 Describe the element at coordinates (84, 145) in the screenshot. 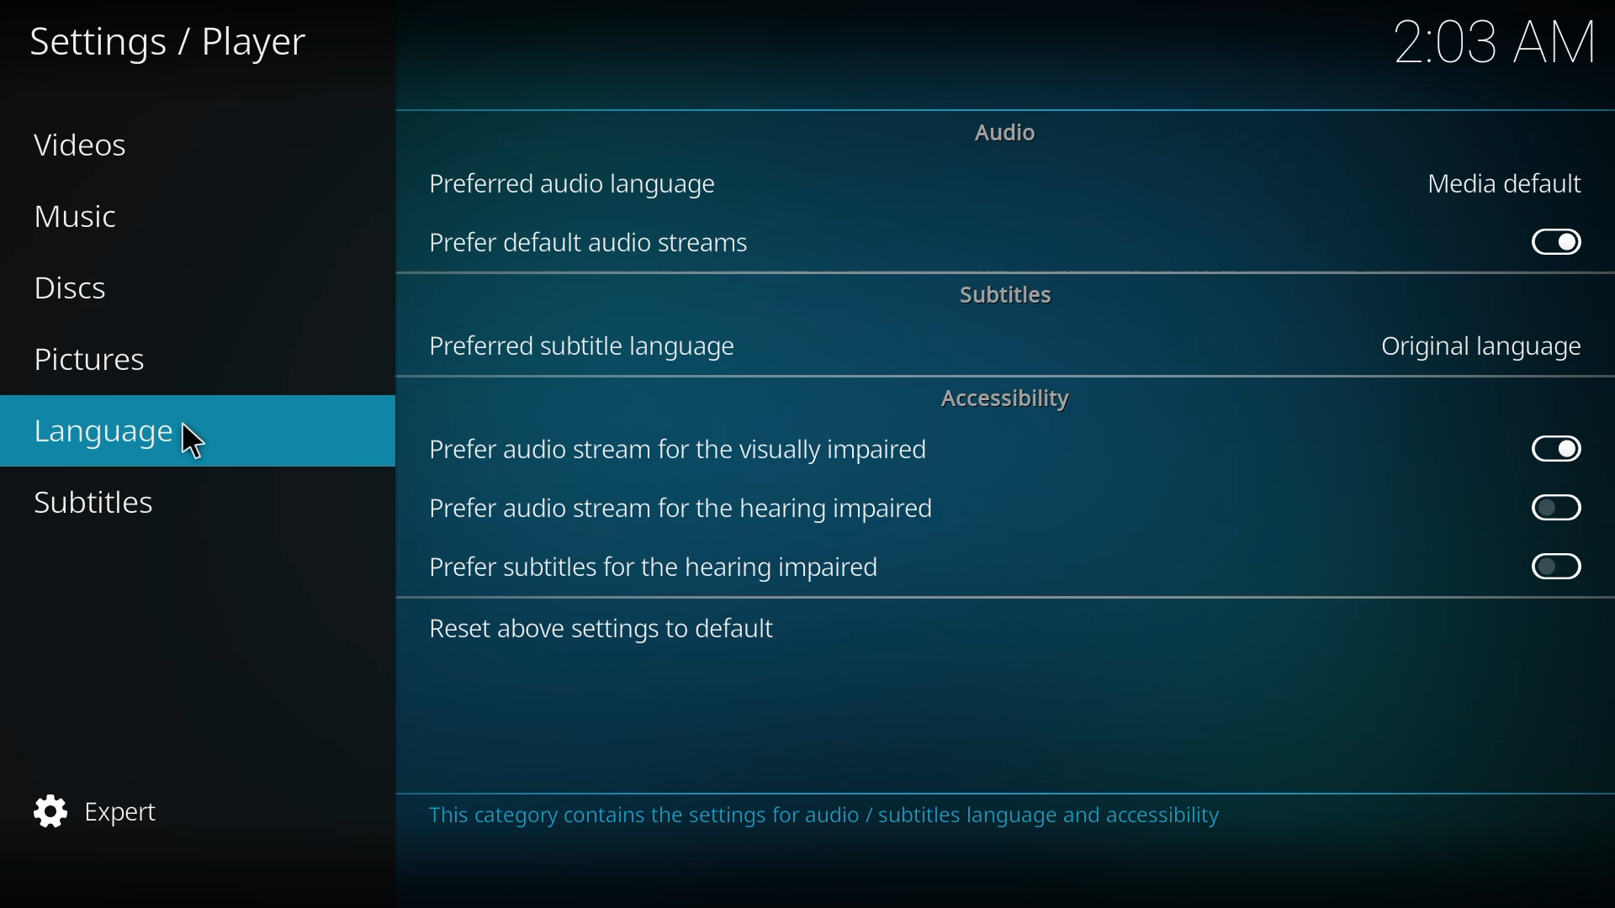

I see `videos` at that location.